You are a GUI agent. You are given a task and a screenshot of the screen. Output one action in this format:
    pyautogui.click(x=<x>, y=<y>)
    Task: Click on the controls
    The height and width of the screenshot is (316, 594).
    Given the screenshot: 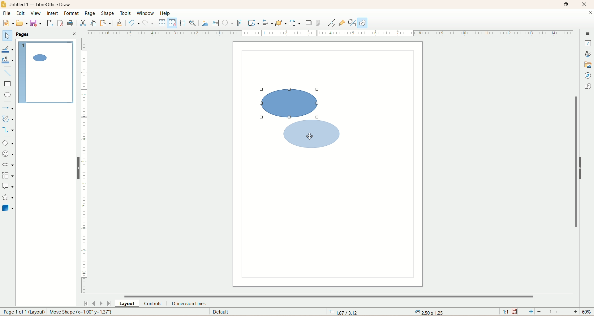 What is the action you would take?
    pyautogui.click(x=154, y=304)
    